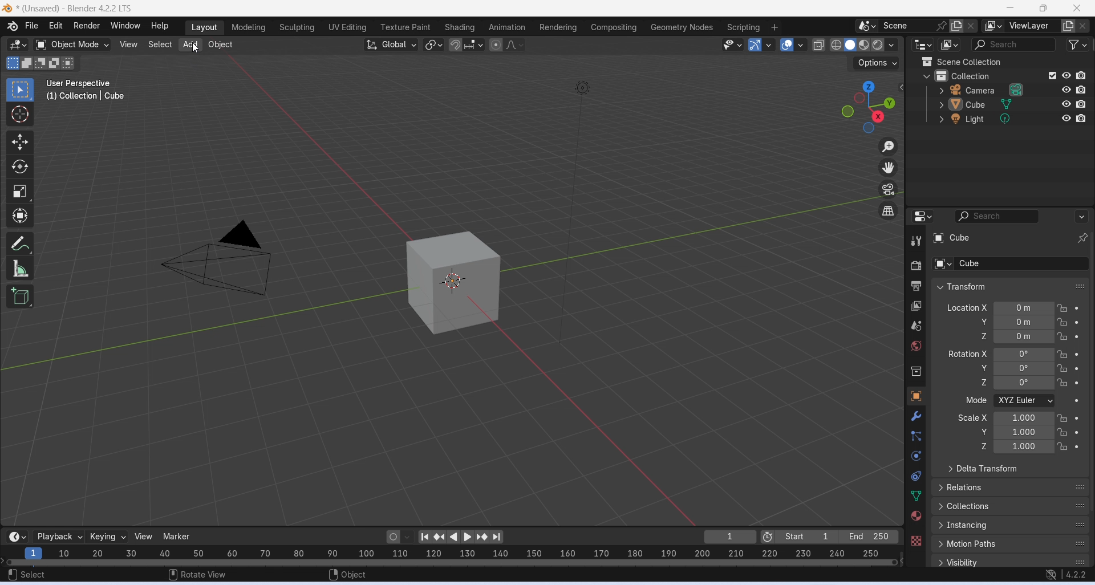 The image size is (1095, 585). What do you see at coordinates (1081, 90) in the screenshot?
I see `disable in renders` at bounding box center [1081, 90].